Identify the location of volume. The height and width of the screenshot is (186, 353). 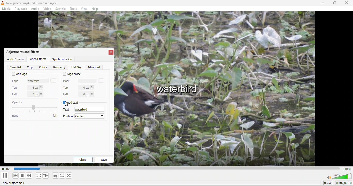
(339, 176).